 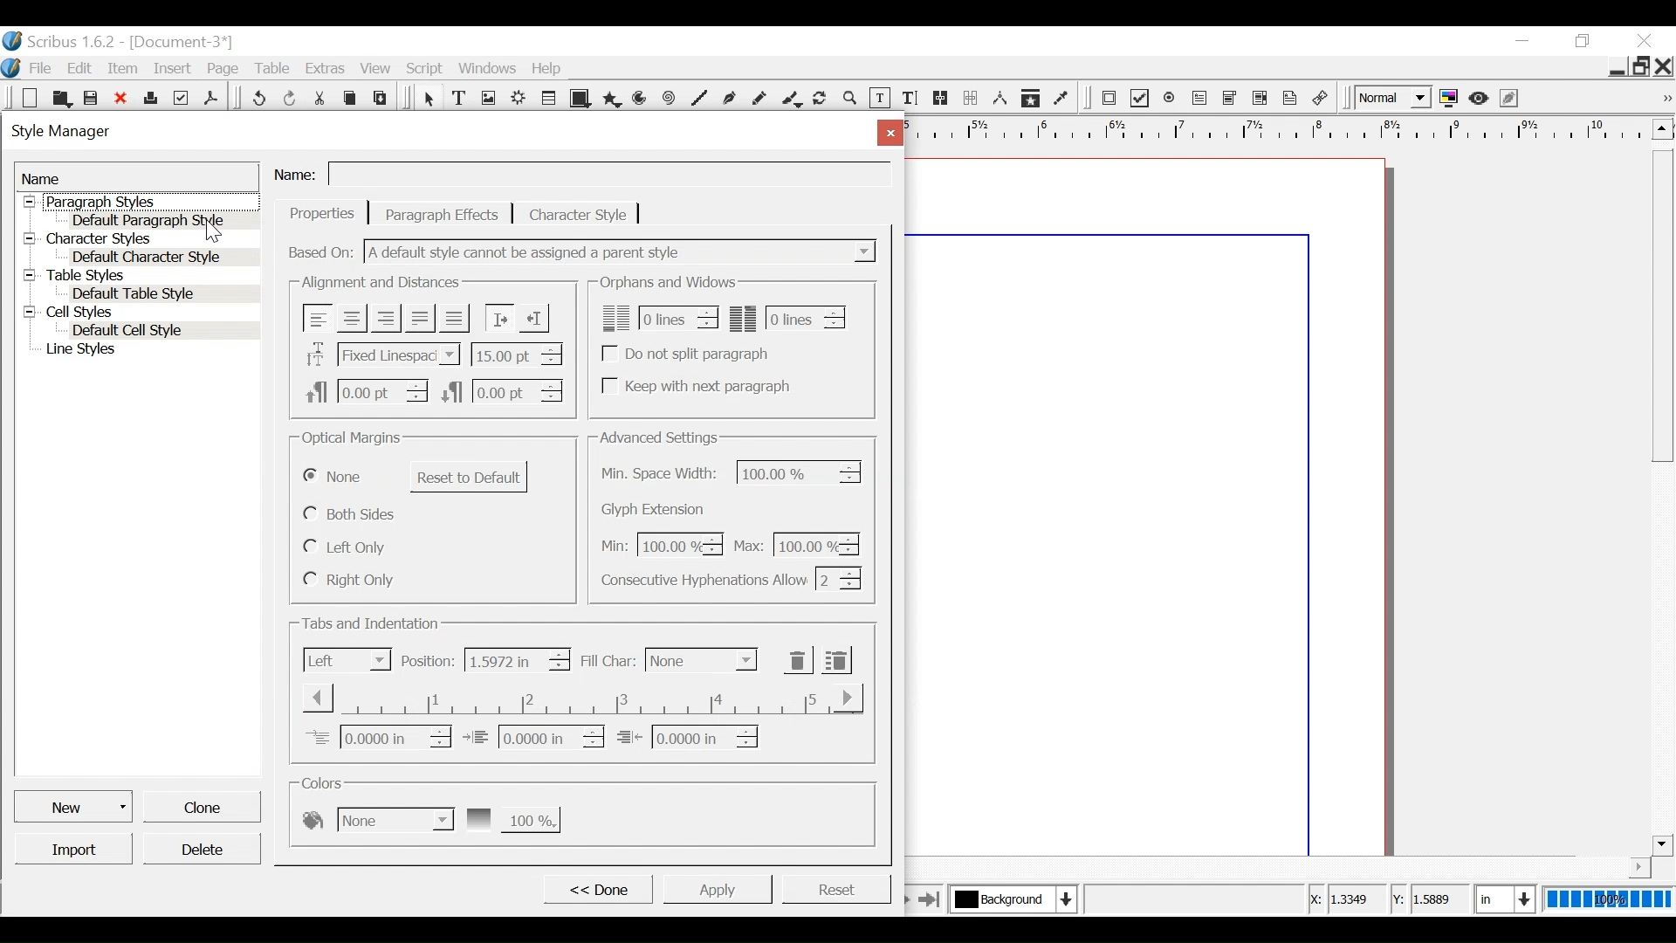 What do you see at coordinates (352, 513) in the screenshot?
I see `(un)select Both Sides` at bounding box center [352, 513].